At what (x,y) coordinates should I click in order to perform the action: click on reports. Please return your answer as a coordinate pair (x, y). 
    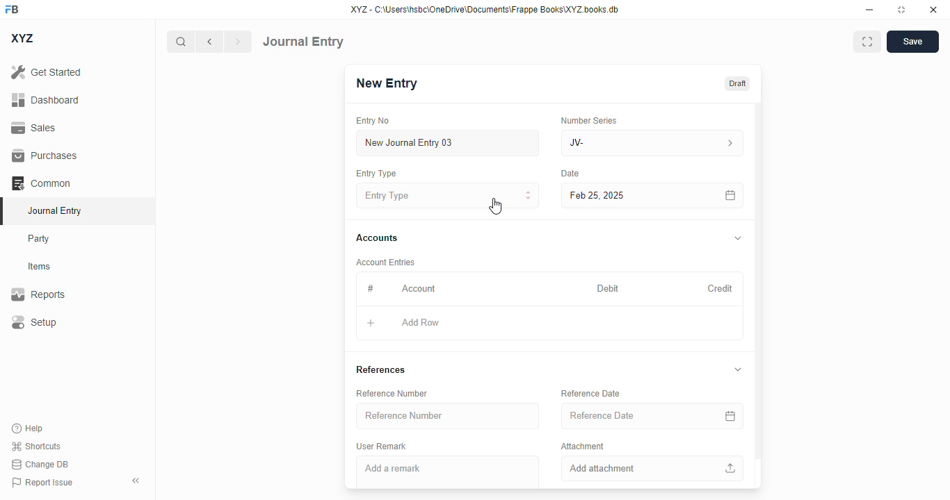
    Looking at the image, I should click on (38, 294).